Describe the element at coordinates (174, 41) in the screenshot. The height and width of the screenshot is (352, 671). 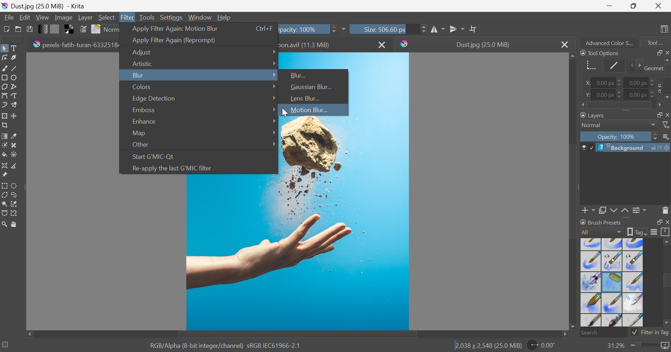
I see `Apply filter again (Reprompt)` at that location.